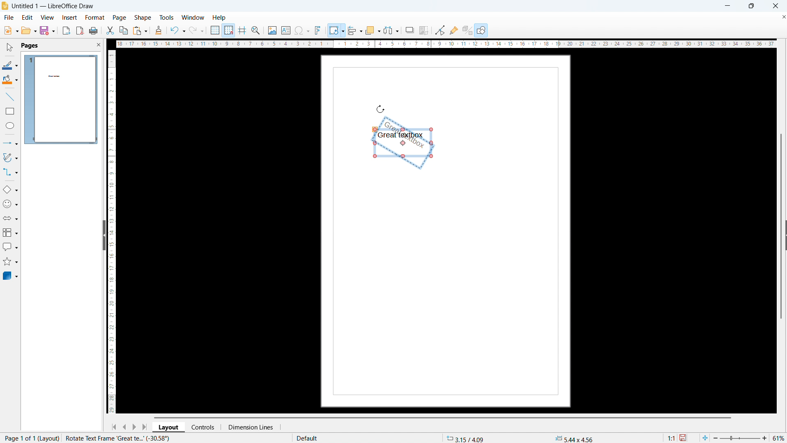  What do you see at coordinates (8, 18) in the screenshot?
I see `file` at bounding box center [8, 18].